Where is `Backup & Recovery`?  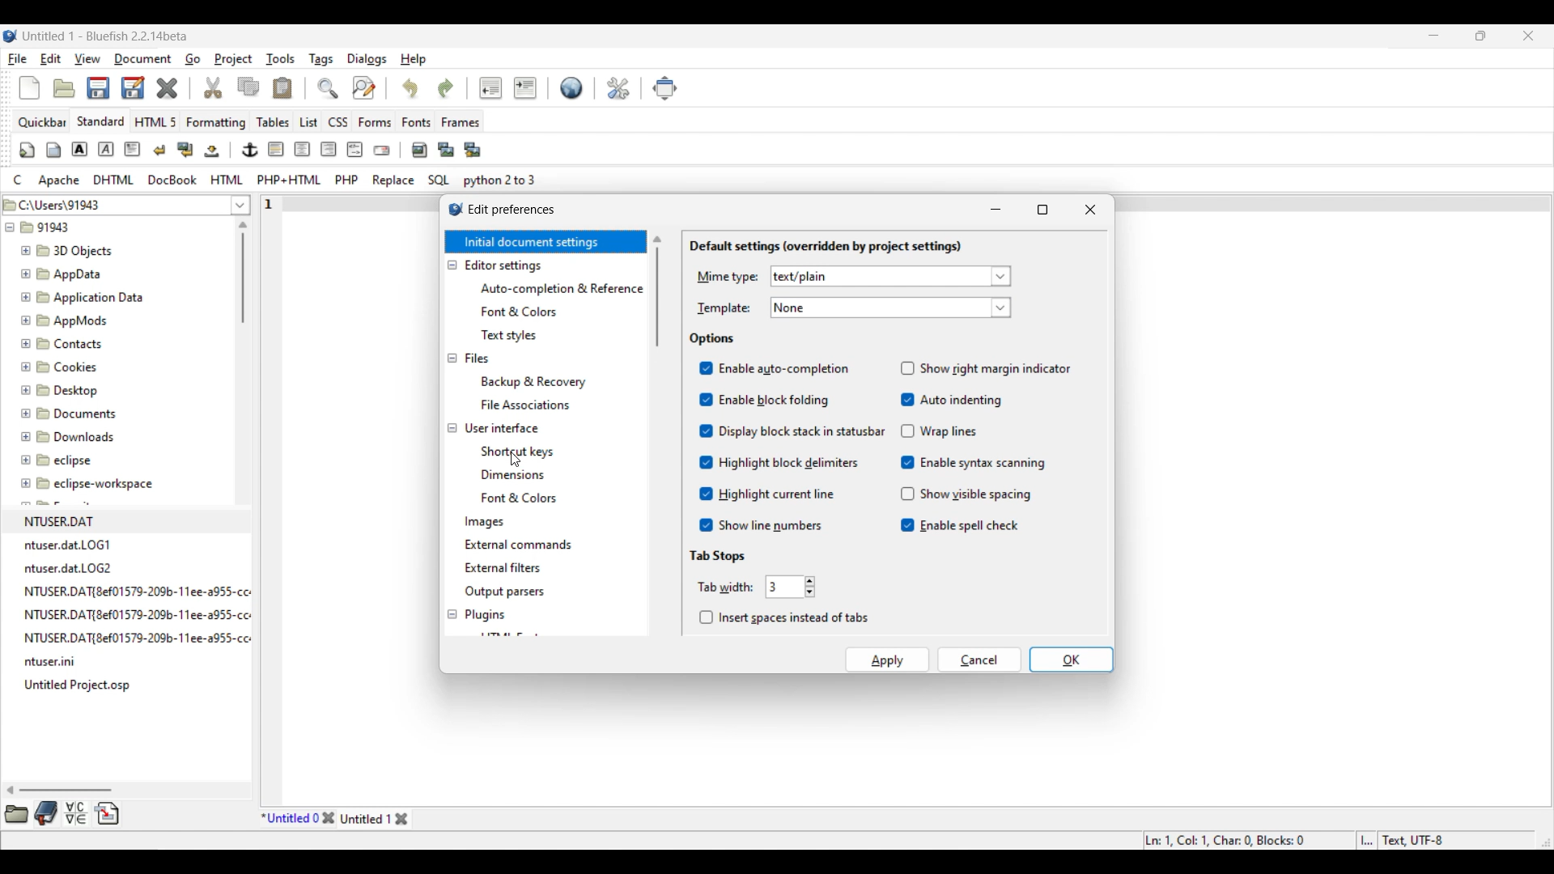
Backup & Recovery is located at coordinates (537, 381).